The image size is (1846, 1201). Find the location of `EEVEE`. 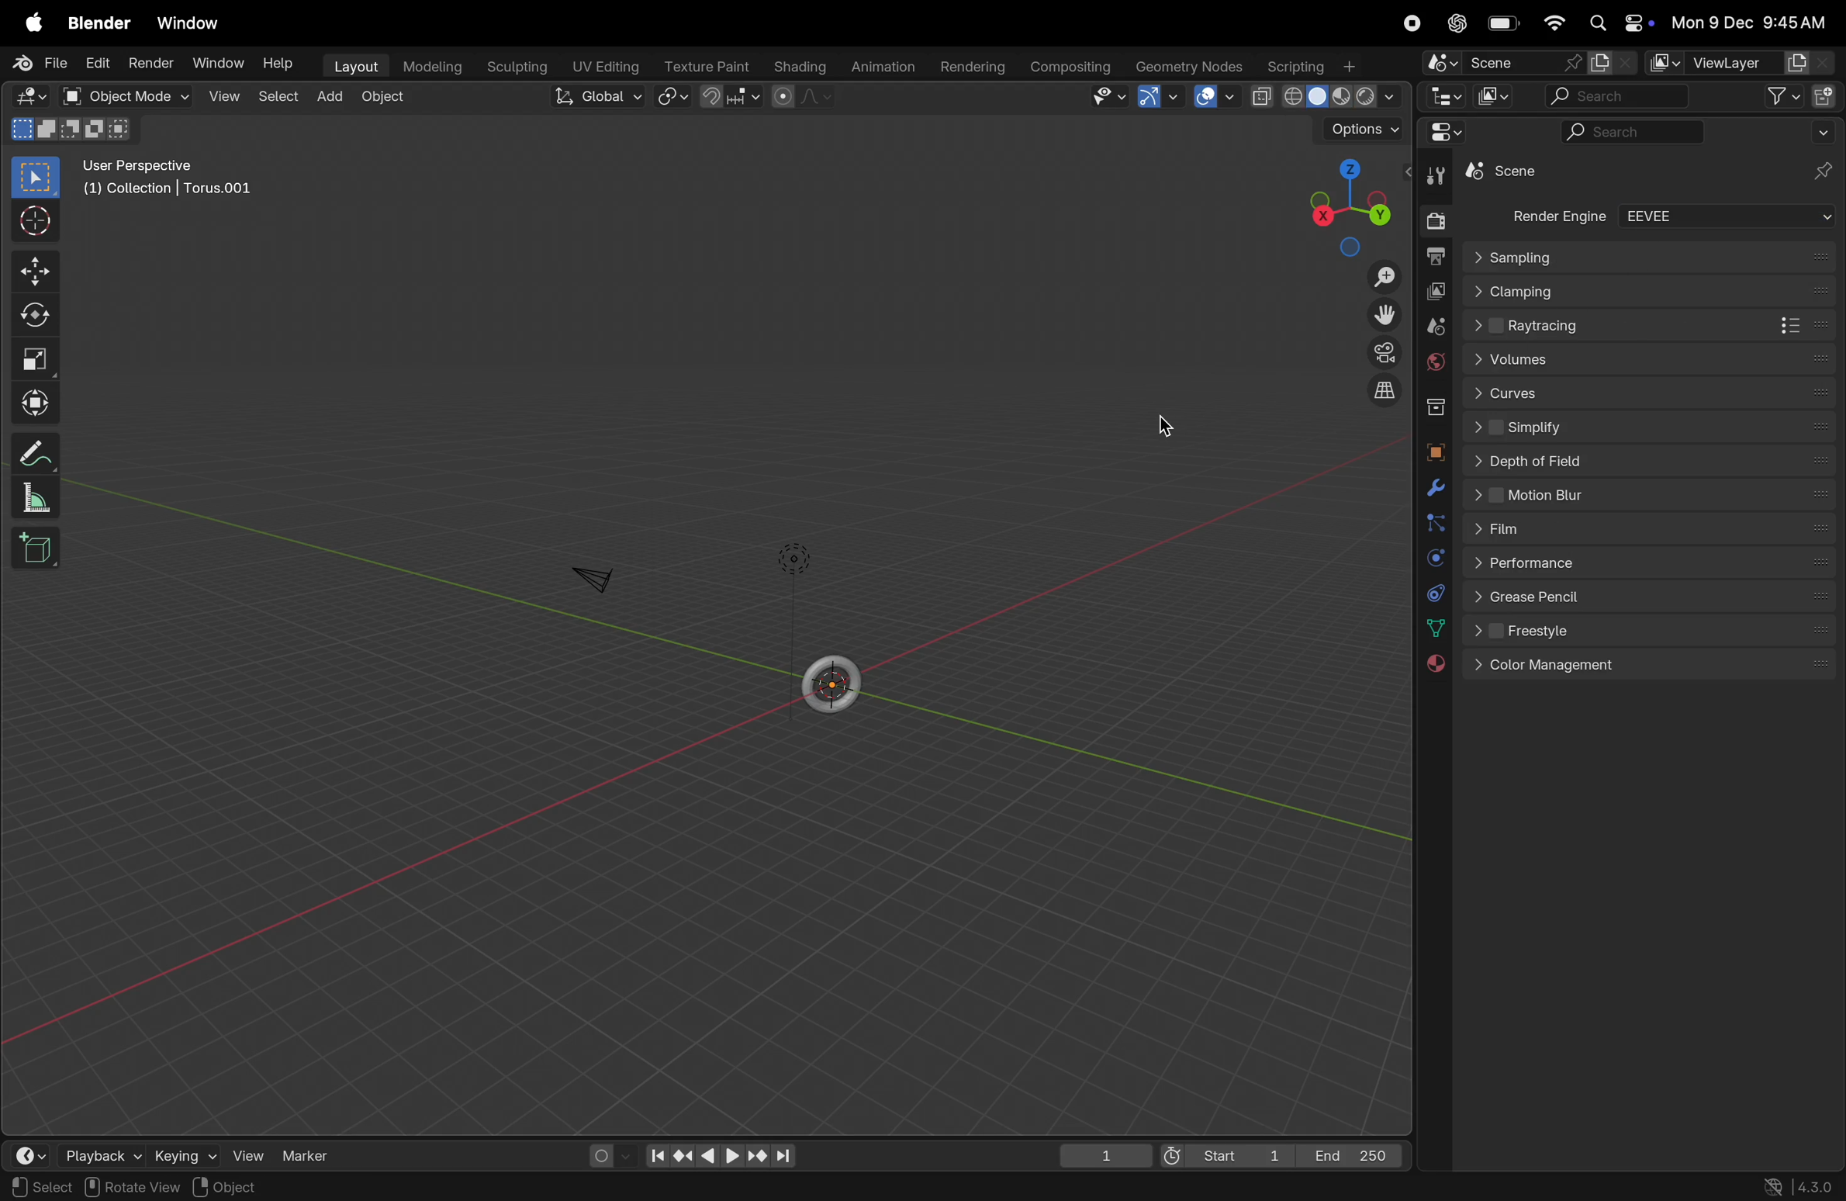

EEVEE is located at coordinates (1729, 217).